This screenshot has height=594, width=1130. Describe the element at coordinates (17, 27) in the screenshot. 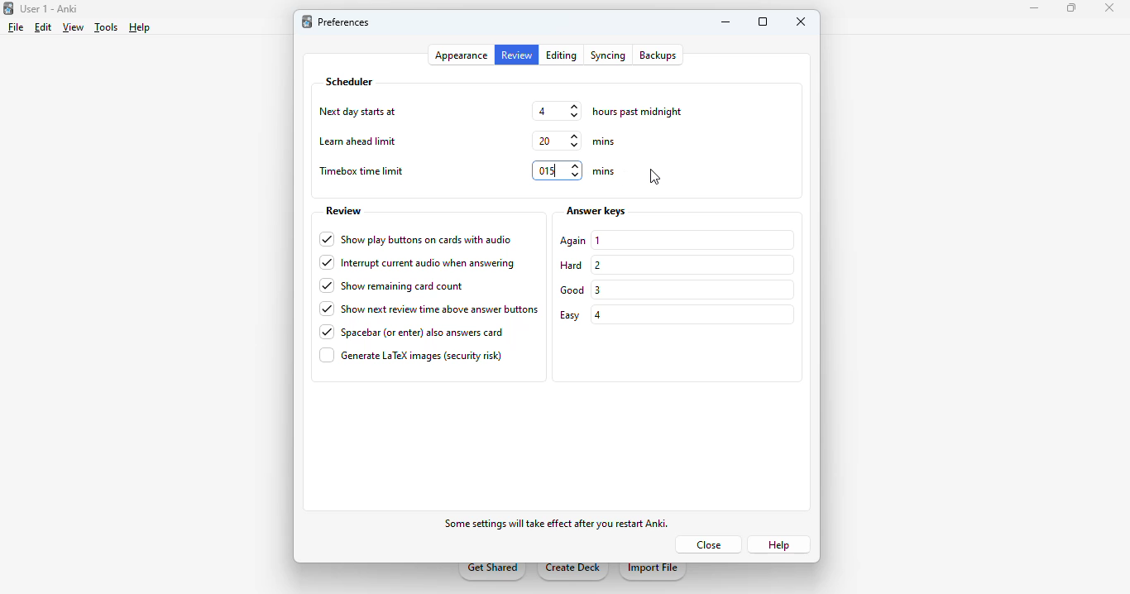

I see `file` at that location.